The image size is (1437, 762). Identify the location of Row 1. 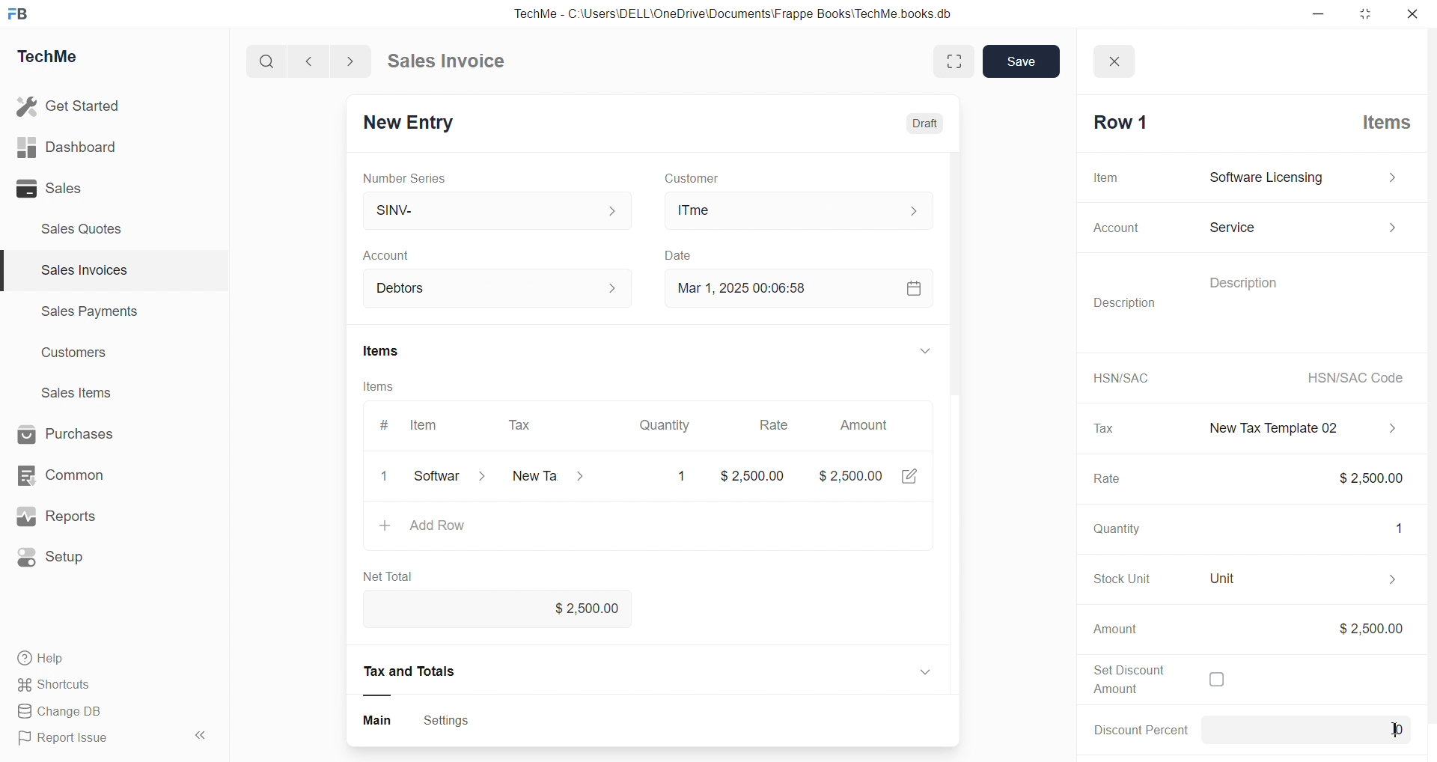
(1117, 122).